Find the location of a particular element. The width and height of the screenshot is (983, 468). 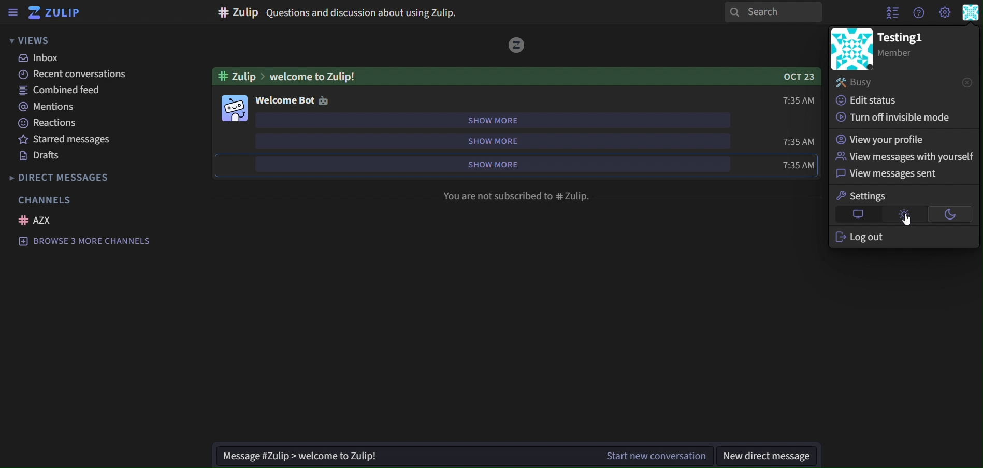

direct messages is located at coordinates (77, 178).